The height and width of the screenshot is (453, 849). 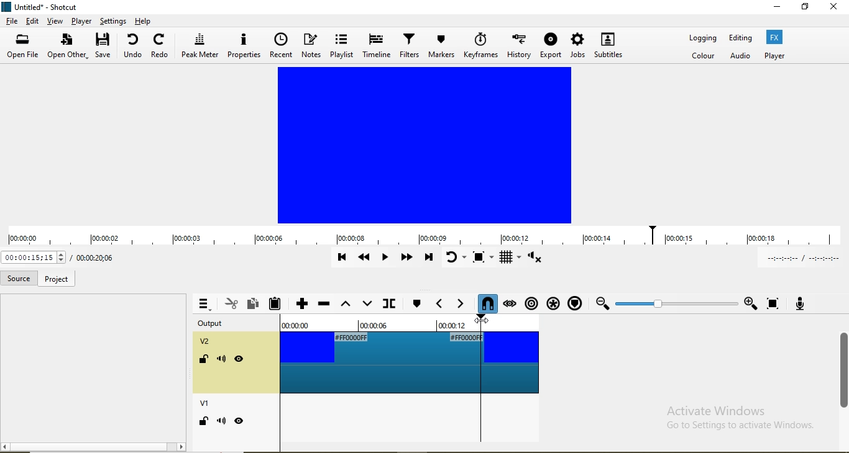 What do you see at coordinates (231, 304) in the screenshot?
I see `Cut` at bounding box center [231, 304].